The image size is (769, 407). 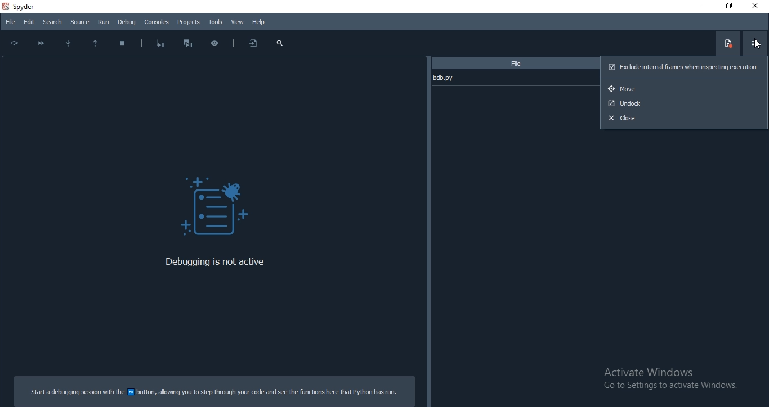 I want to click on Show breakpoint, so click(x=727, y=43).